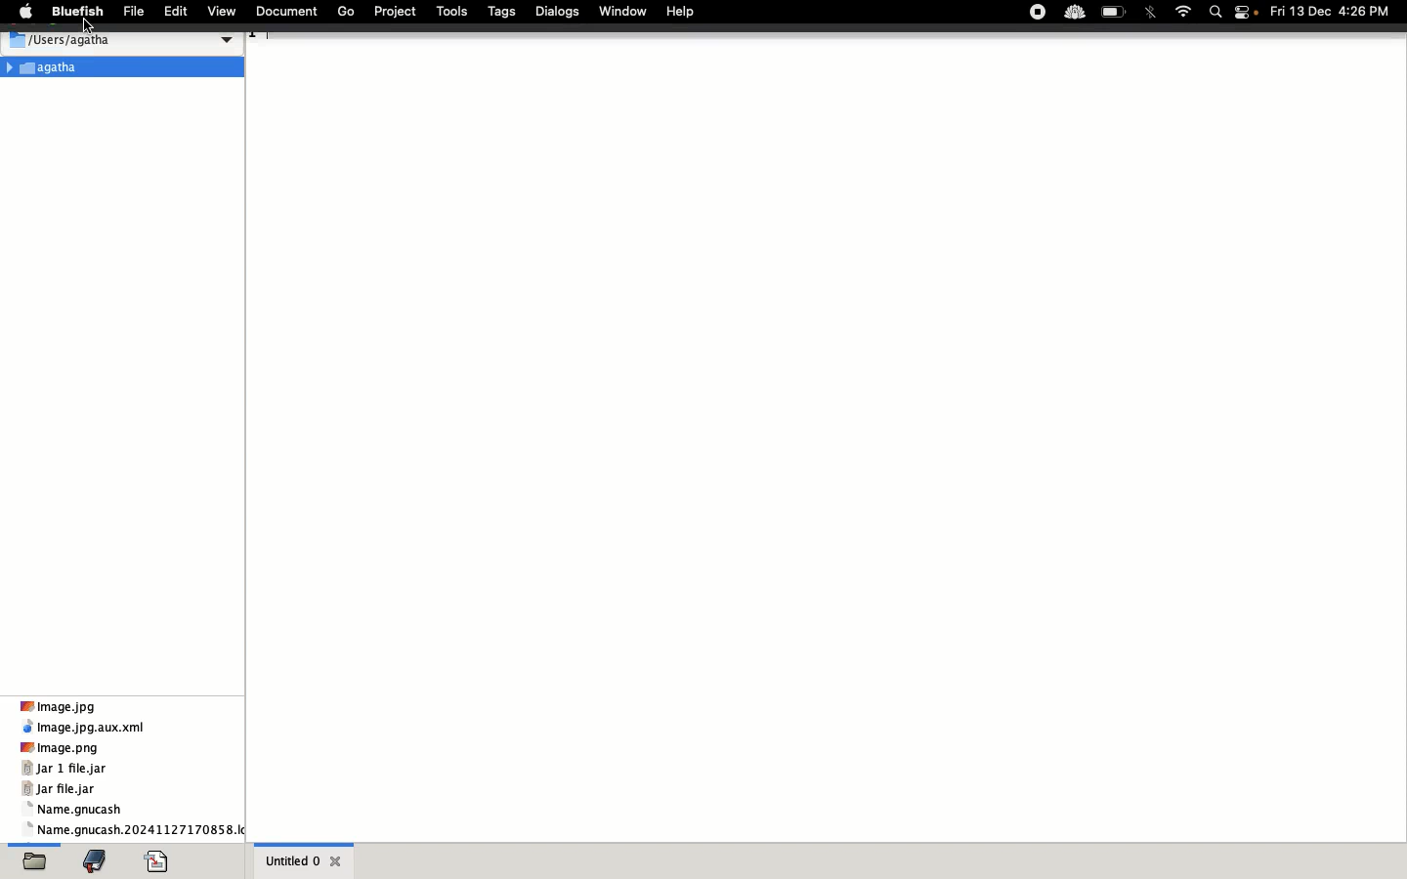 The width and height of the screenshot is (1407, 879). I want to click on Notification, so click(1250, 14).